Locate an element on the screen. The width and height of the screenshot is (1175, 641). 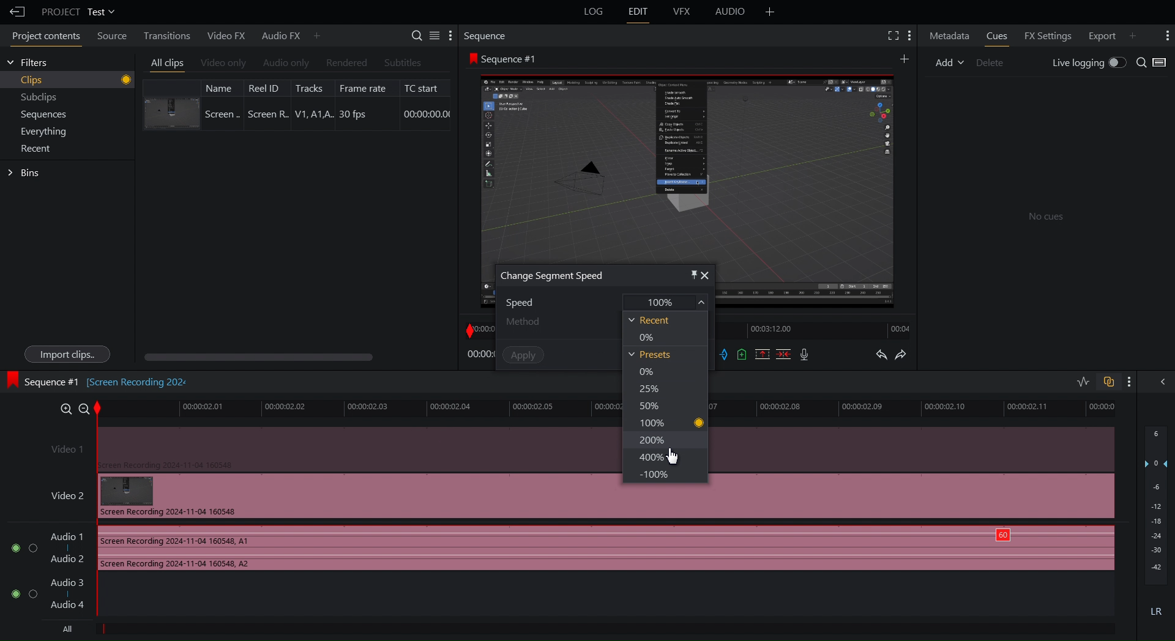
200% is located at coordinates (651, 440).